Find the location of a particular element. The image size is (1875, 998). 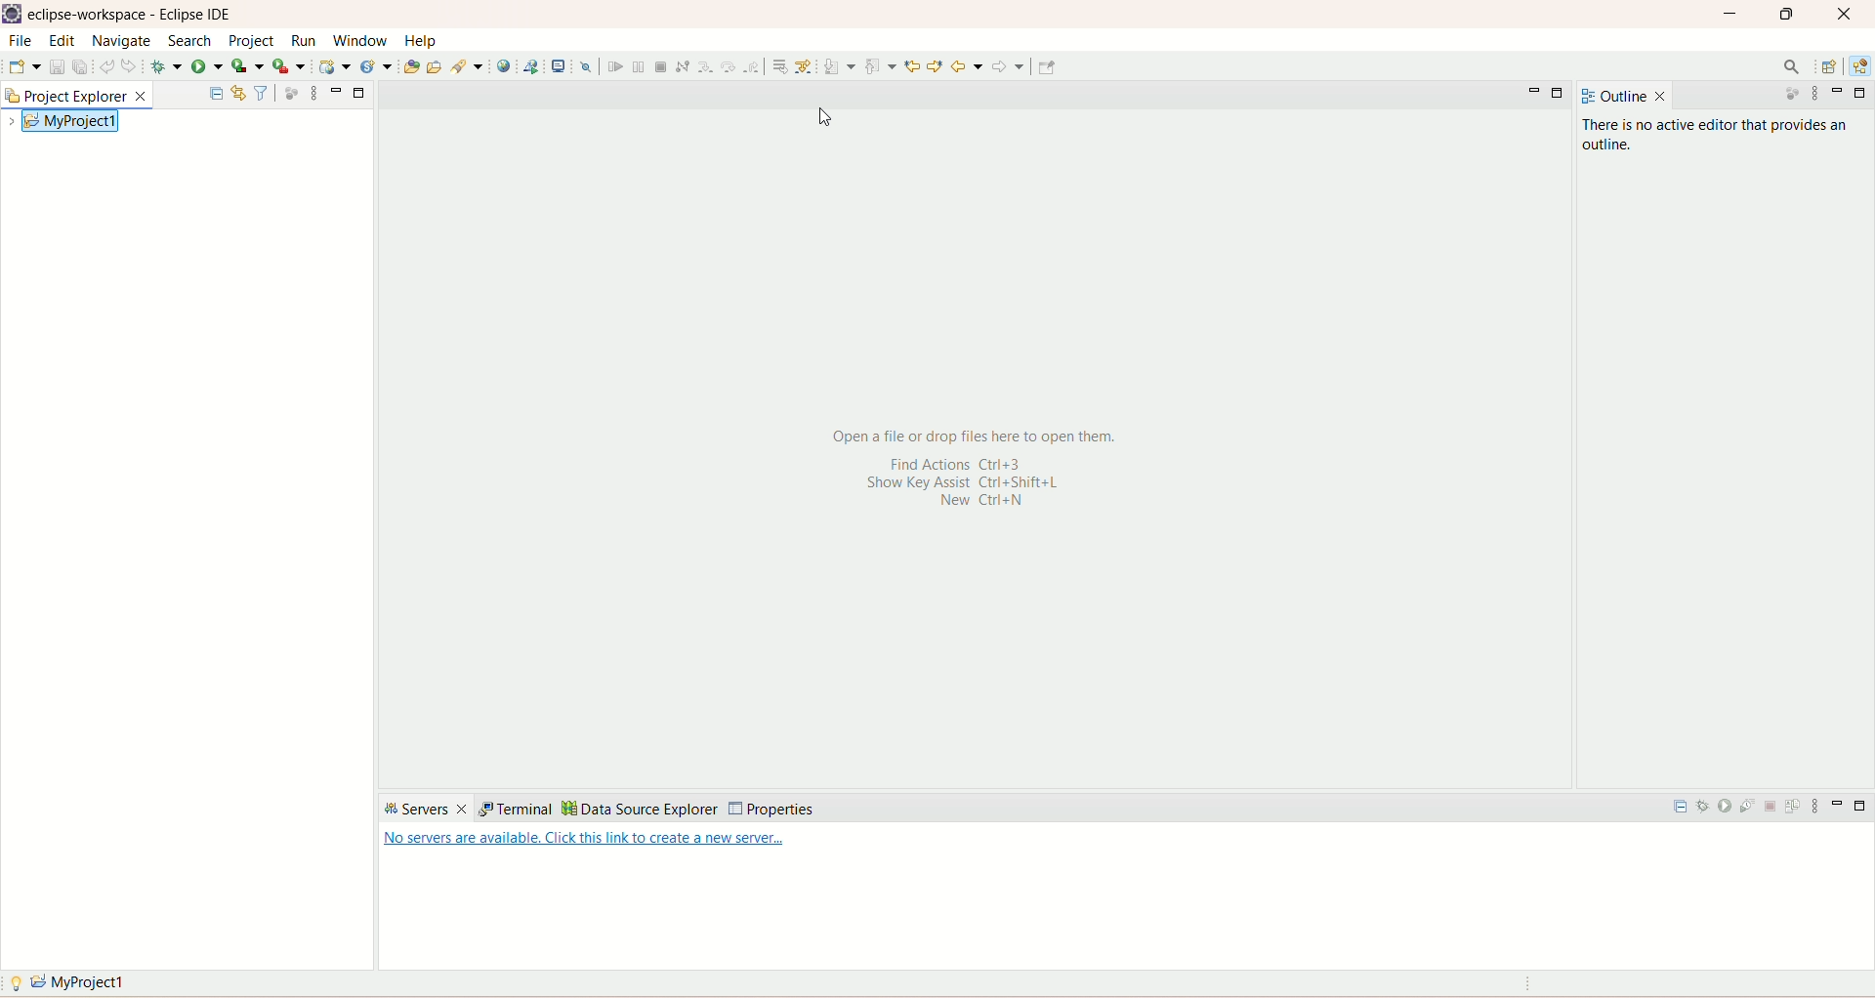

previous edit location is located at coordinates (935, 67).